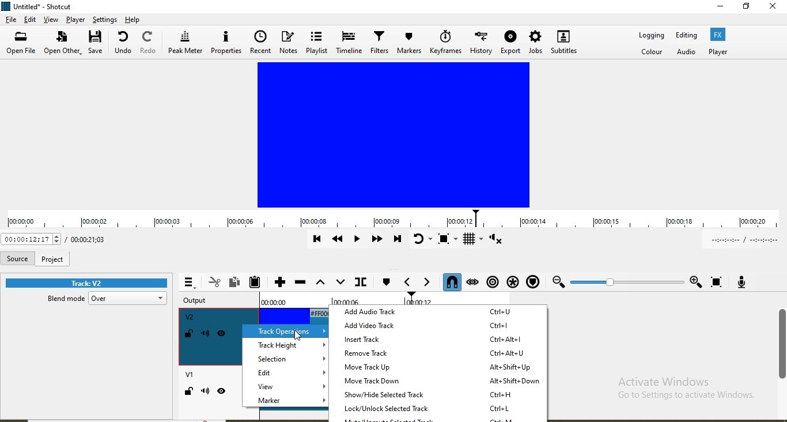  What do you see at coordinates (363, 281) in the screenshot?
I see `Split at playhead` at bounding box center [363, 281].